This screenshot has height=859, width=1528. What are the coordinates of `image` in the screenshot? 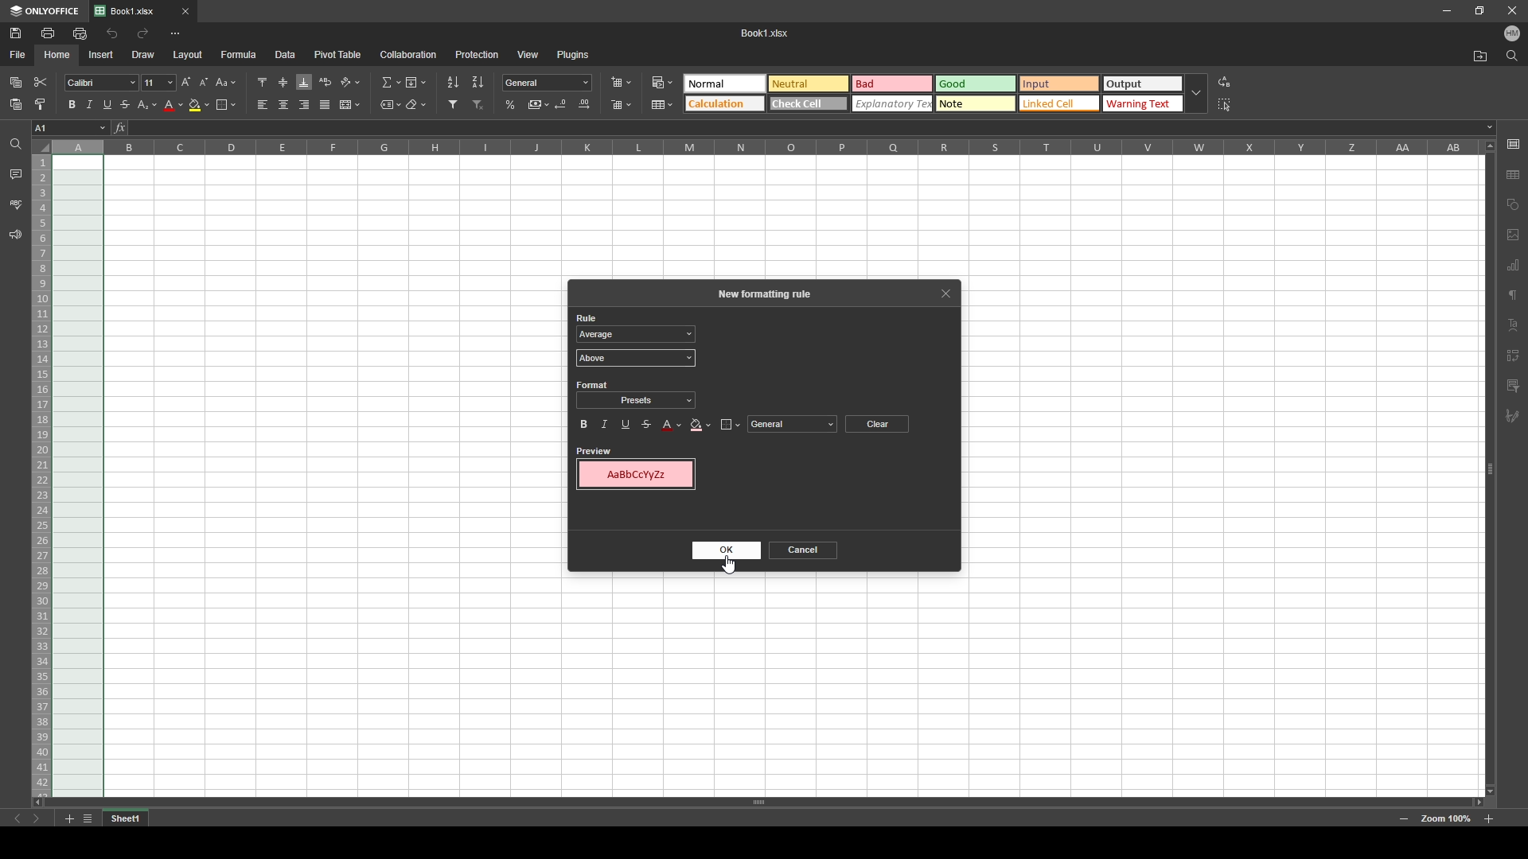 It's located at (1513, 235).